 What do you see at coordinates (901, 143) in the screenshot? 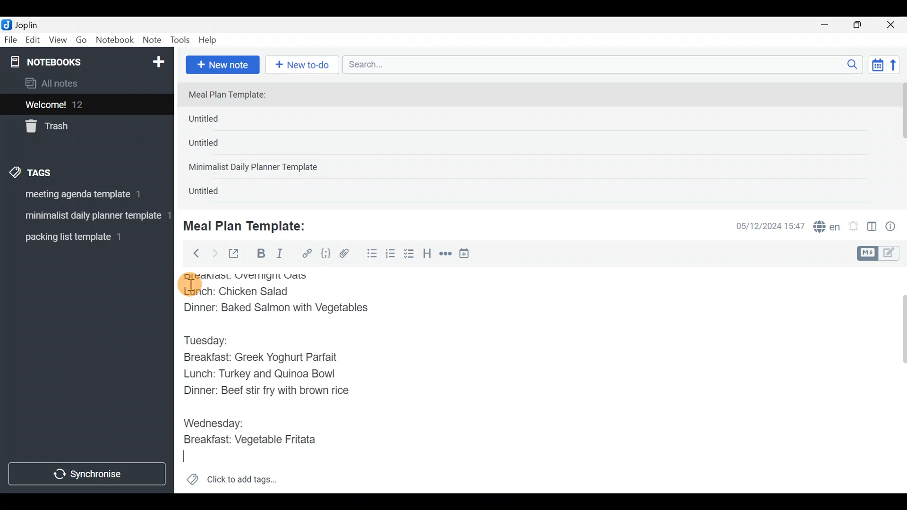
I see `scroll bar` at bounding box center [901, 143].